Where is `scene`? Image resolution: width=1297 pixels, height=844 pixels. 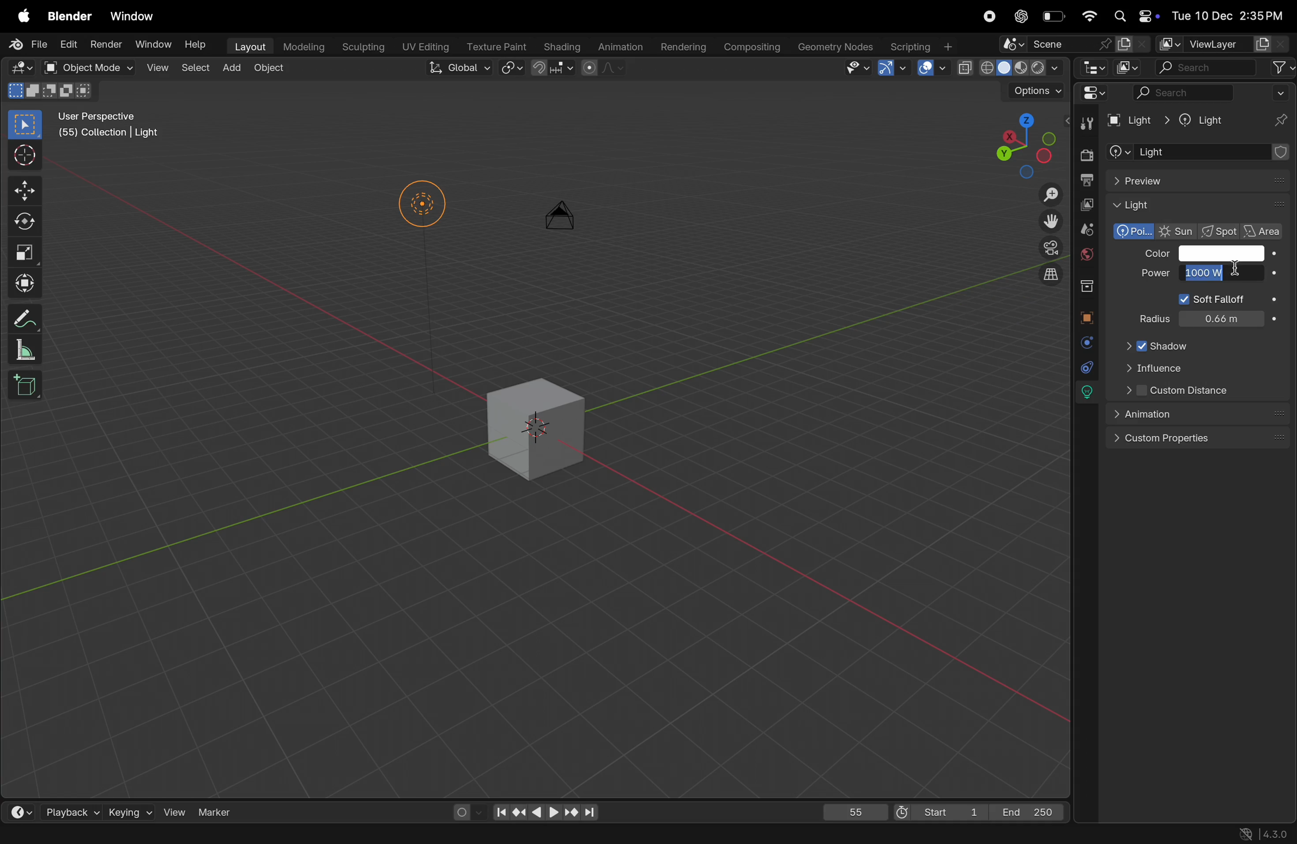 scene is located at coordinates (1074, 44).